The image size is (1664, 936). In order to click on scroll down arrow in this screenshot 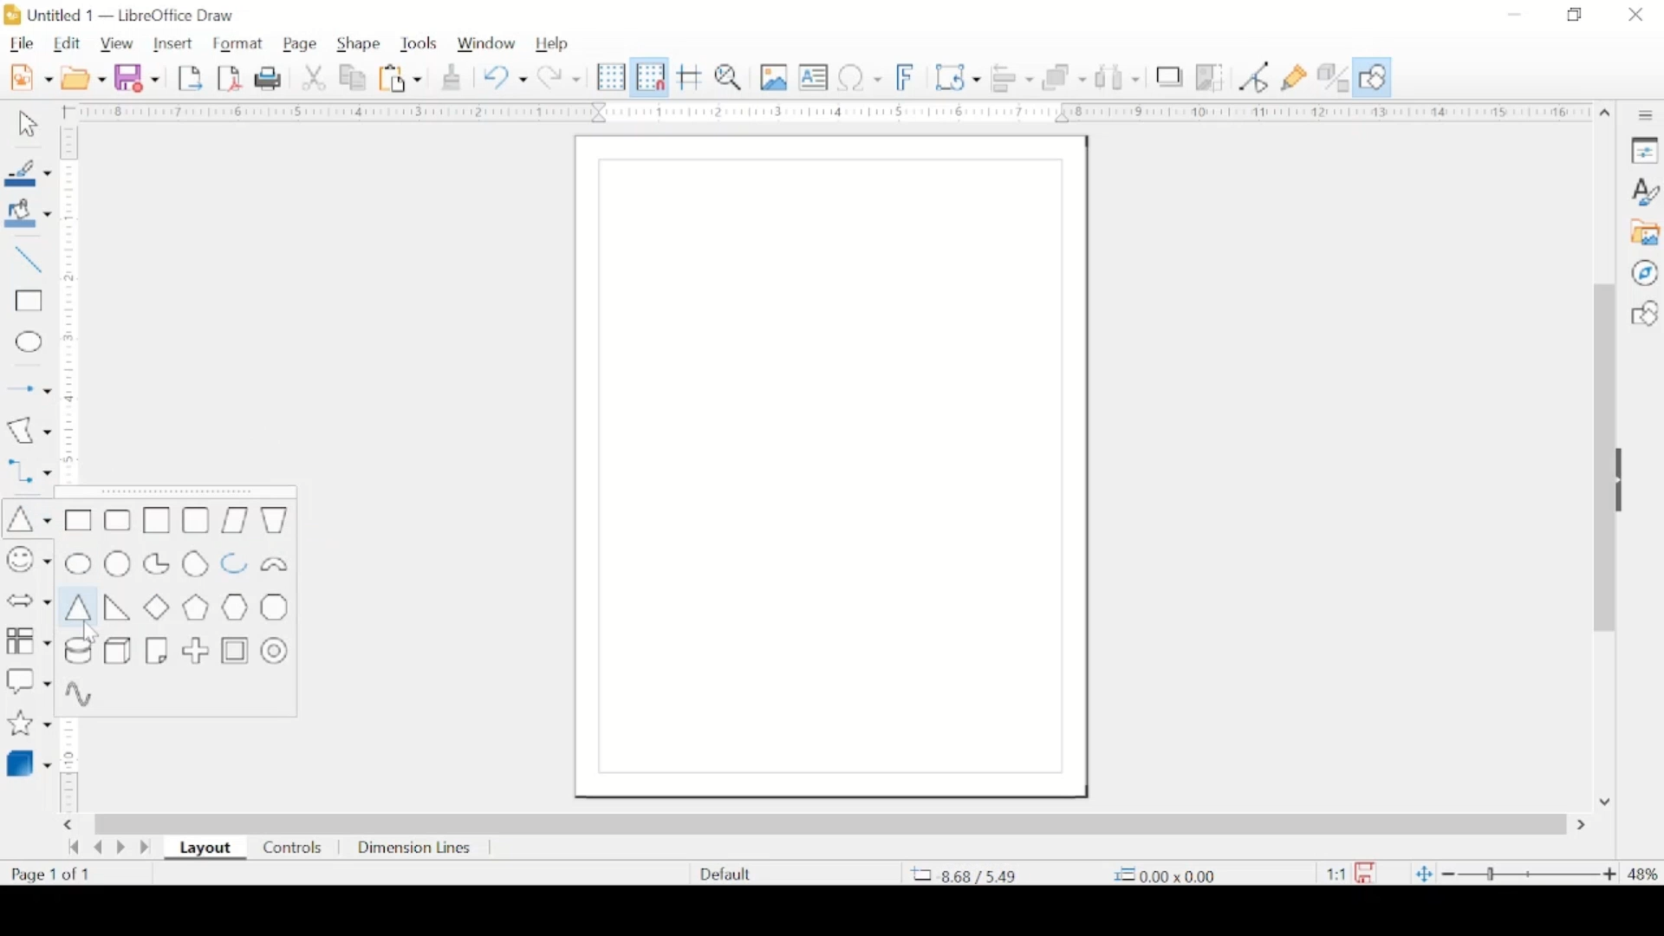, I will do `click(1607, 802)`.